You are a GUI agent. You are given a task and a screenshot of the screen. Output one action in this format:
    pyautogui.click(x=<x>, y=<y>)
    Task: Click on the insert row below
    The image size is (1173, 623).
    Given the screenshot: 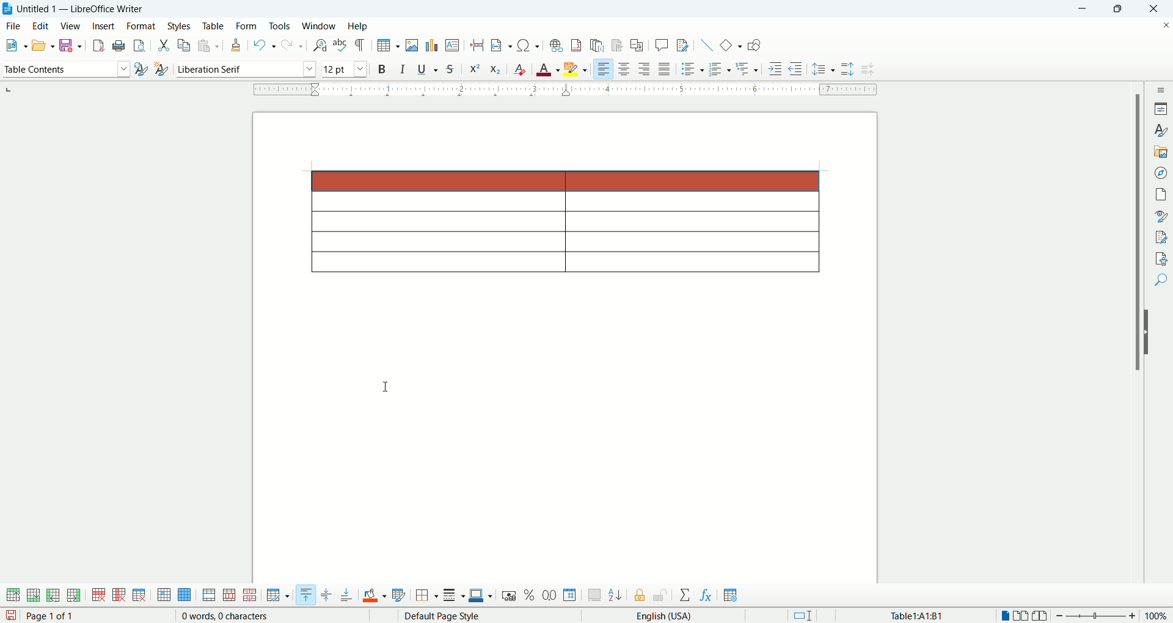 What is the action you would take?
    pyautogui.click(x=34, y=594)
    